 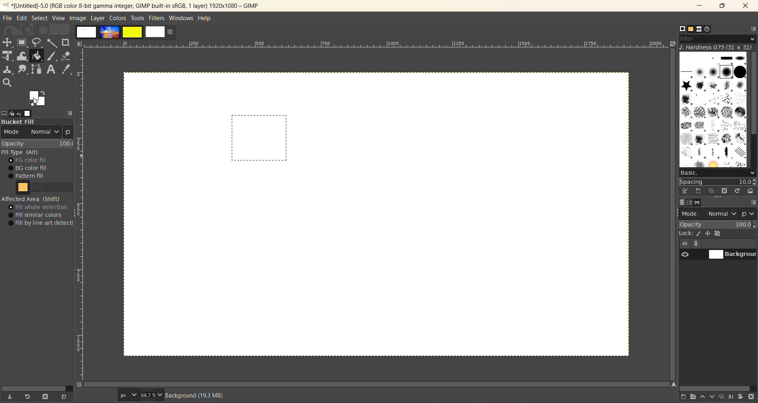 I want to click on file name and app name, so click(x=139, y=6).